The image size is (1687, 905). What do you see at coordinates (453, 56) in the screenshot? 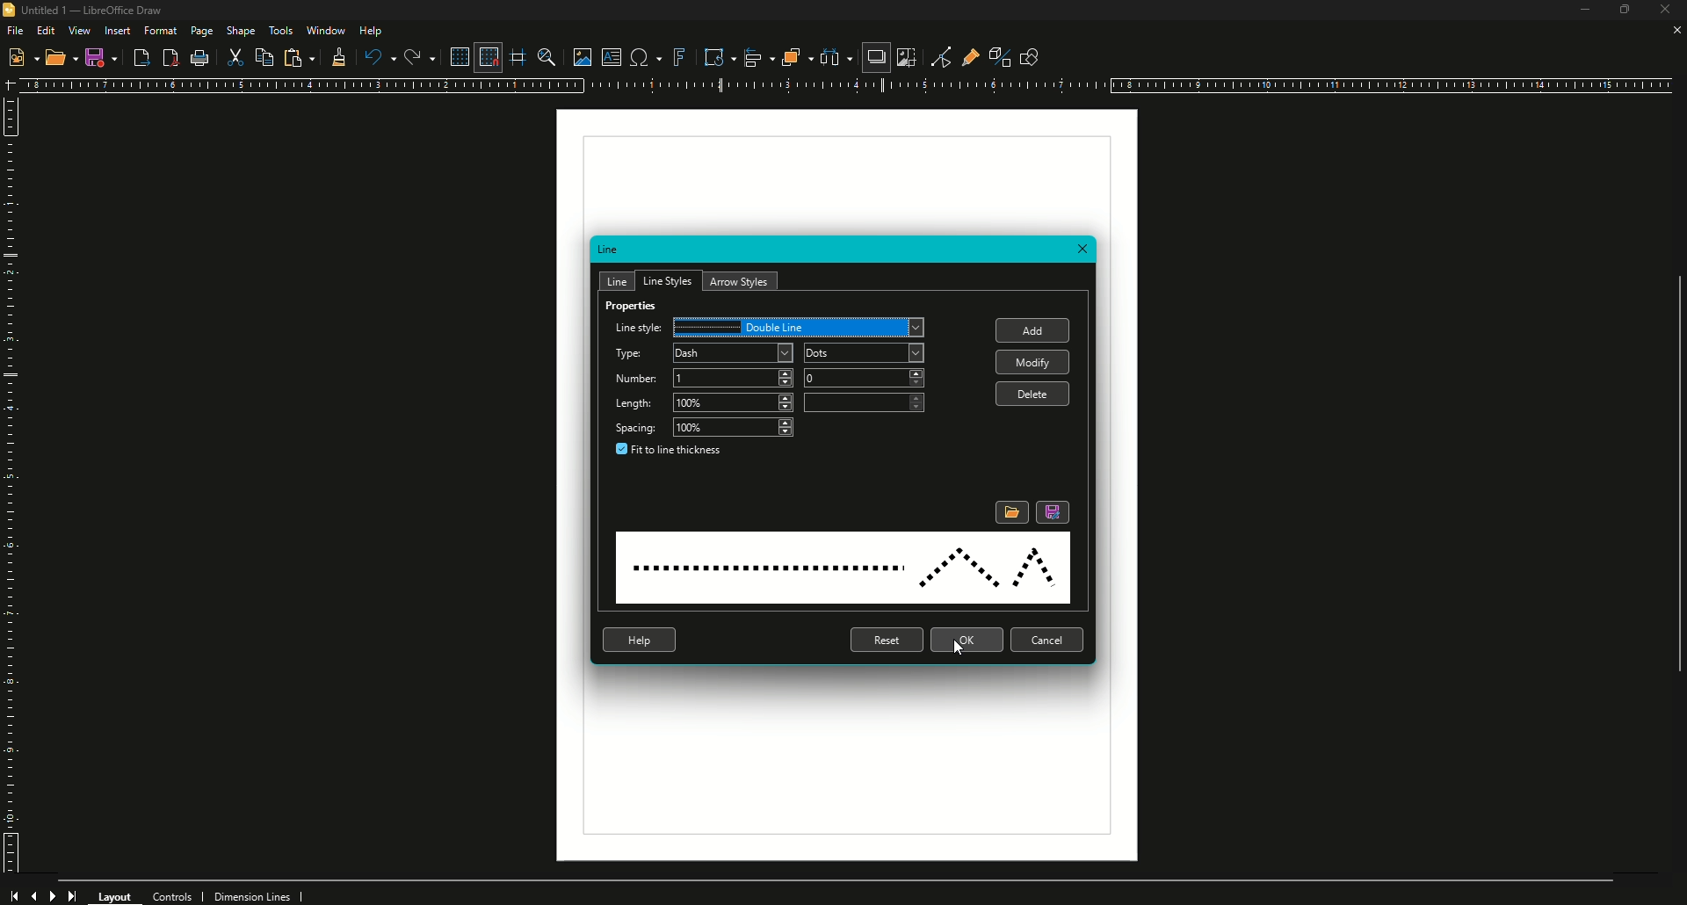
I see `Display Grid` at bounding box center [453, 56].